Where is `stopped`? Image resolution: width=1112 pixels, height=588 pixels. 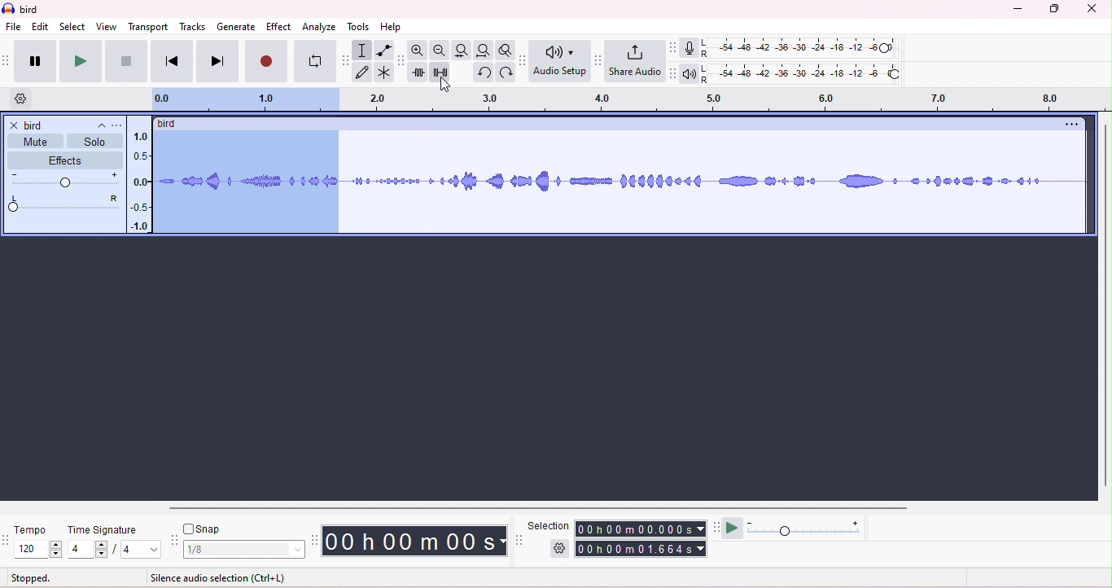 stopped is located at coordinates (31, 579).